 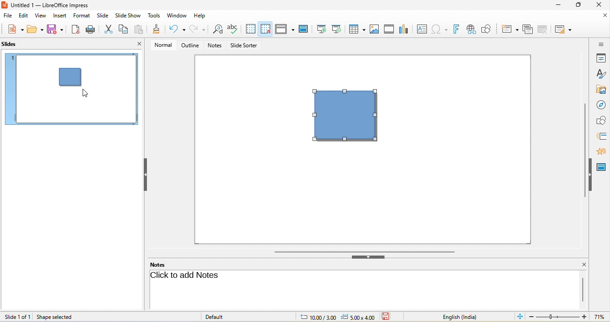 What do you see at coordinates (163, 45) in the screenshot?
I see `normal` at bounding box center [163, 45].